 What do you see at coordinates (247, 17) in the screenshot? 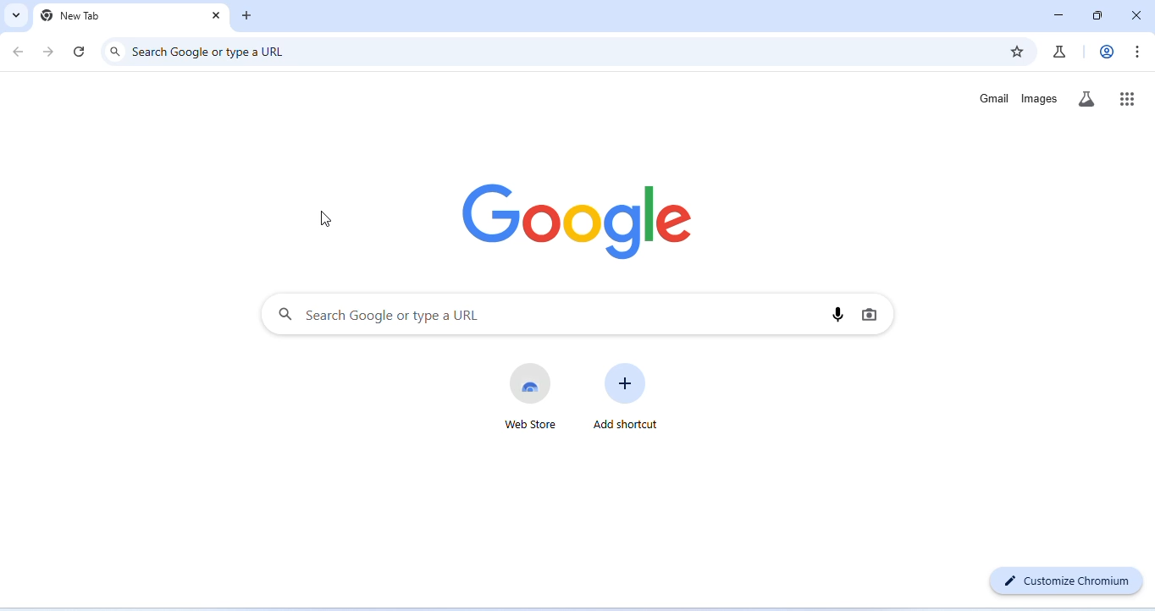
I see `add new tab` at bounding box center [247, 17].